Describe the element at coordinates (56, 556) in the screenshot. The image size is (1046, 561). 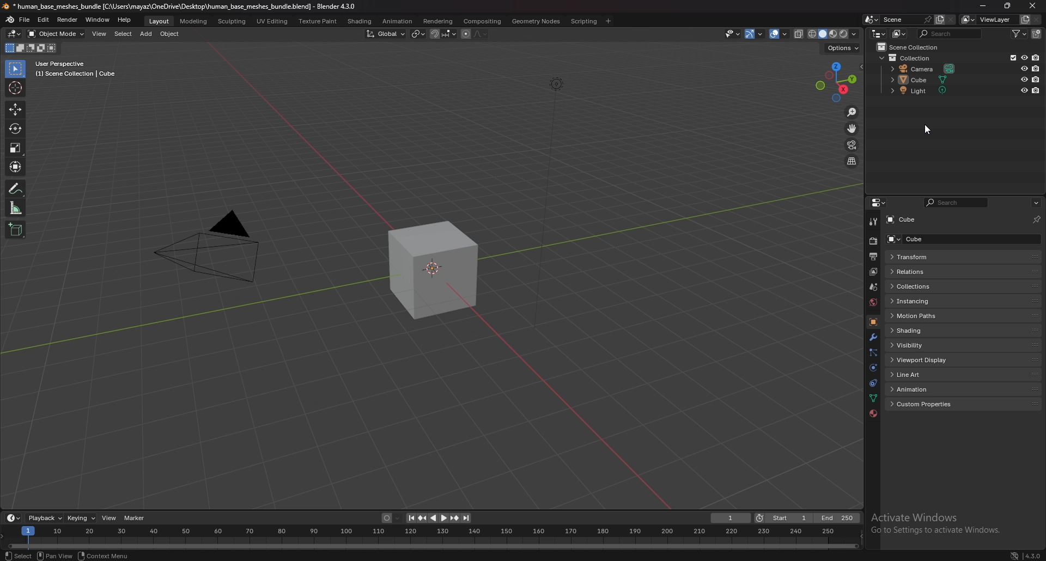
I see `pan view` at that location.